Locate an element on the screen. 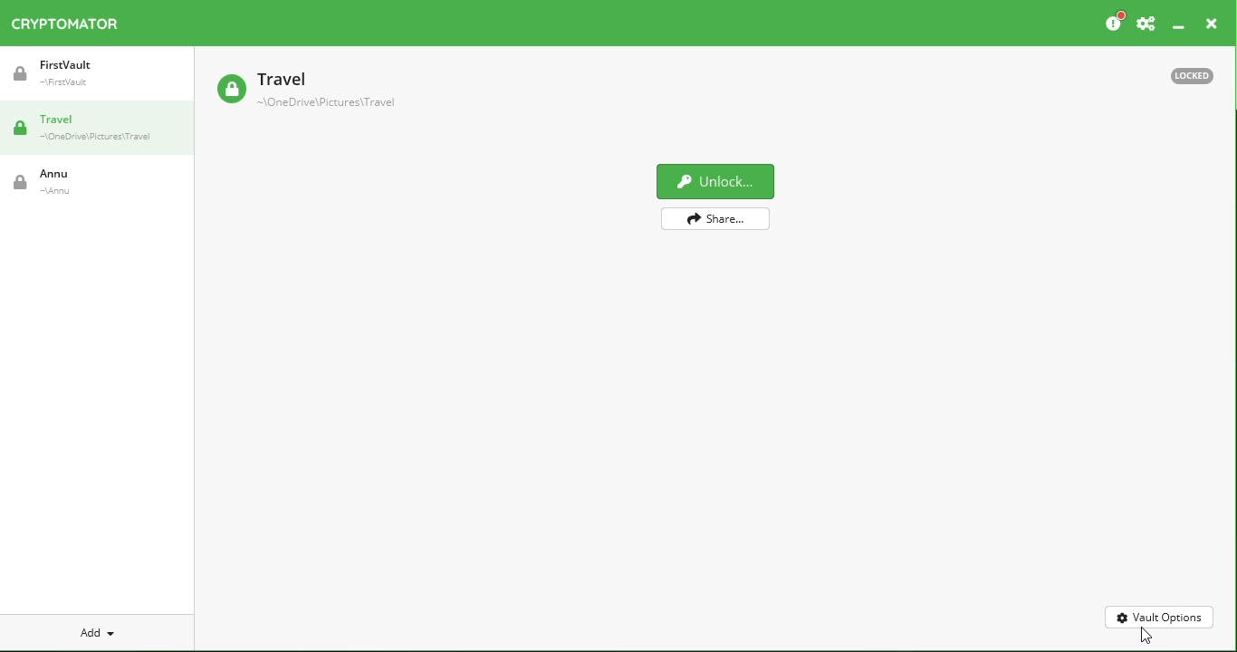 The width and height of the screenshot is (1237, 652). Locked is located at coordinates (1197, 75).